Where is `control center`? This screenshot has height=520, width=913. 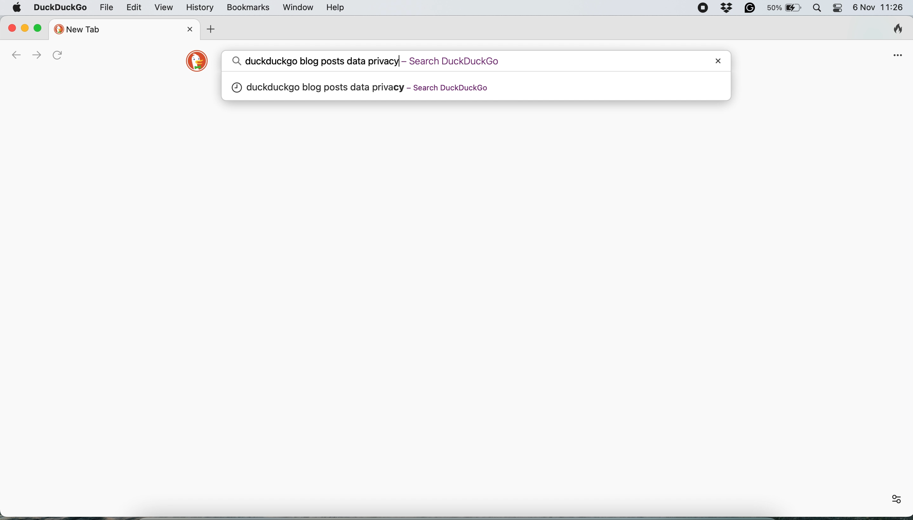
control center is located at coordinates (838, 8).